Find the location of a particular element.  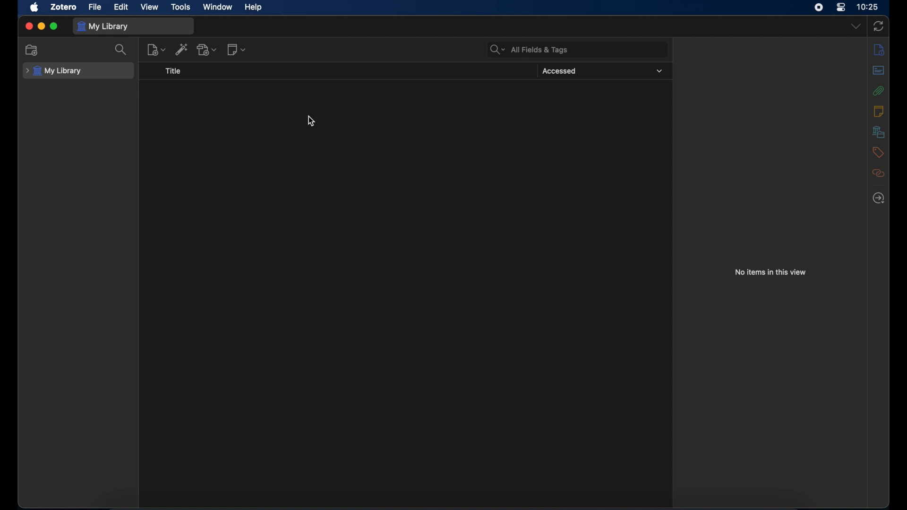

help is located at coordinates (253, 8).